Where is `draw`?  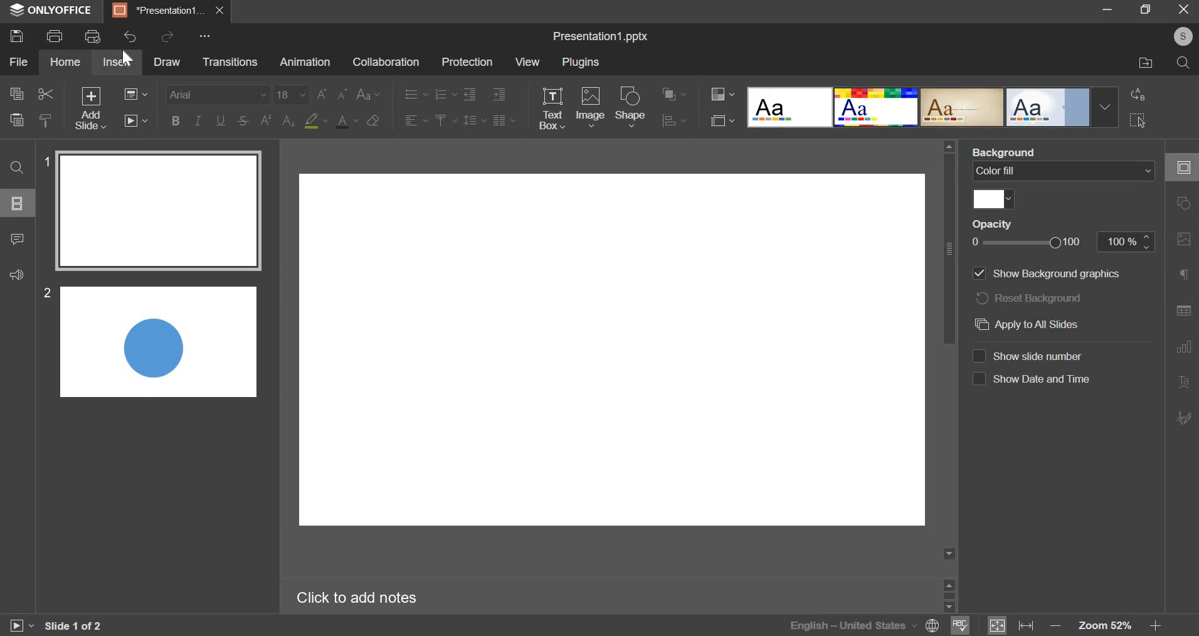 draw is located at coordinates (166, 61).